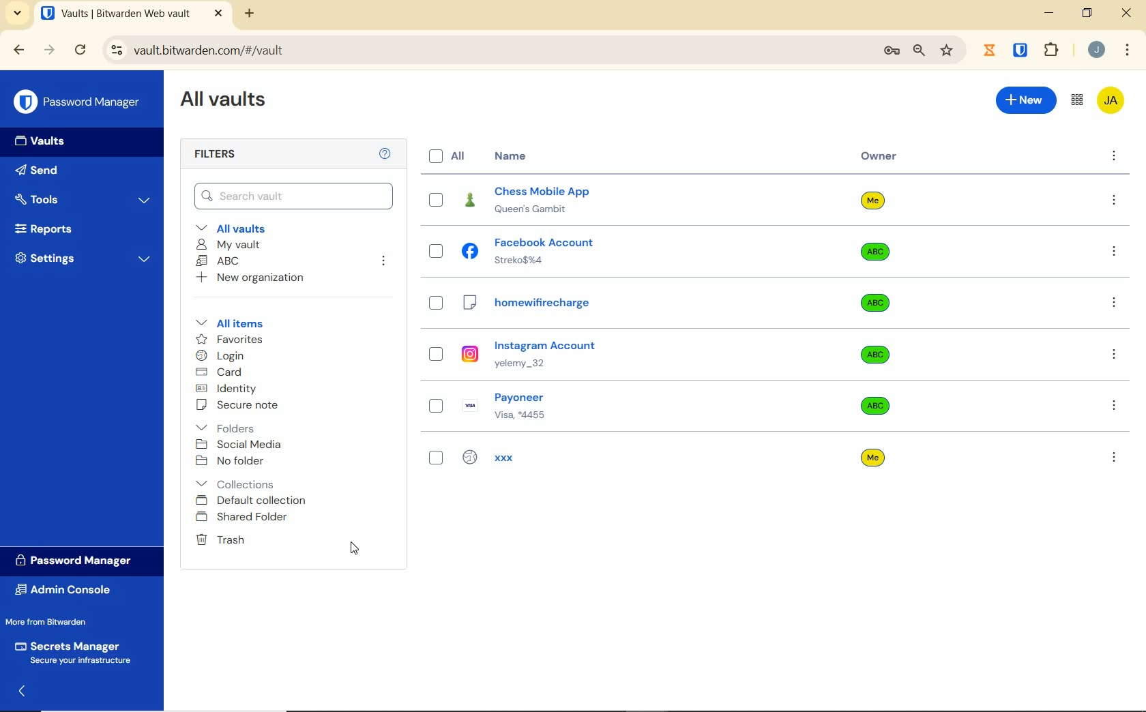 Image resolution: width=1146 pixels, height=712 pixels. Describe the element at coordinates (76, 653) in the screenshot. I see `Secrets Manager` at that location.